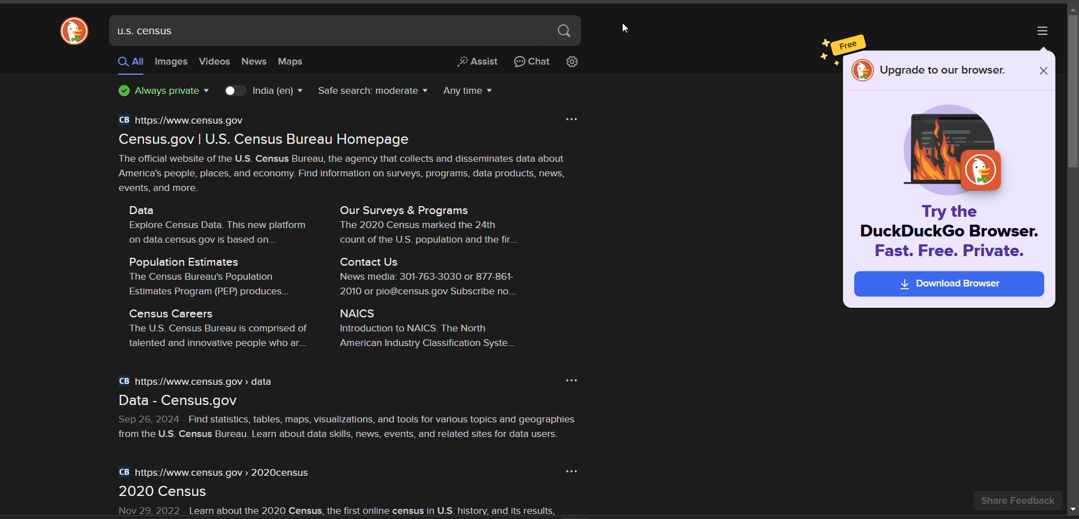 The width and height of the screenshot is (1079, 519). I want to click on The U.S. Census Bureau is comprised of
talented and innovative people who ar., so click(208, 338).